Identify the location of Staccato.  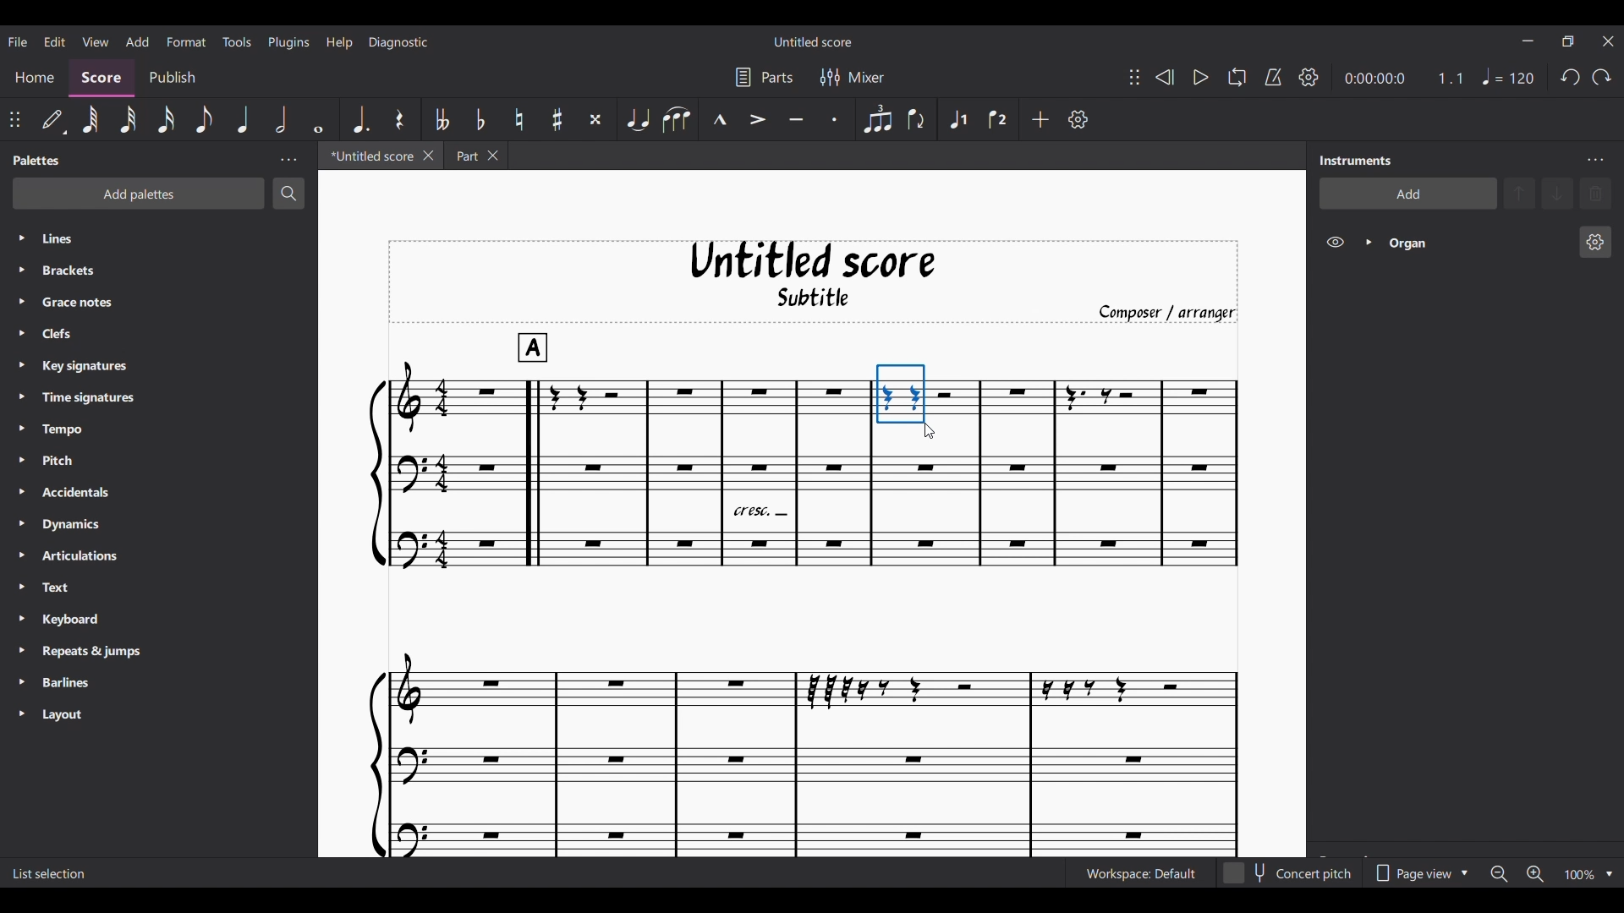
(835, 120).